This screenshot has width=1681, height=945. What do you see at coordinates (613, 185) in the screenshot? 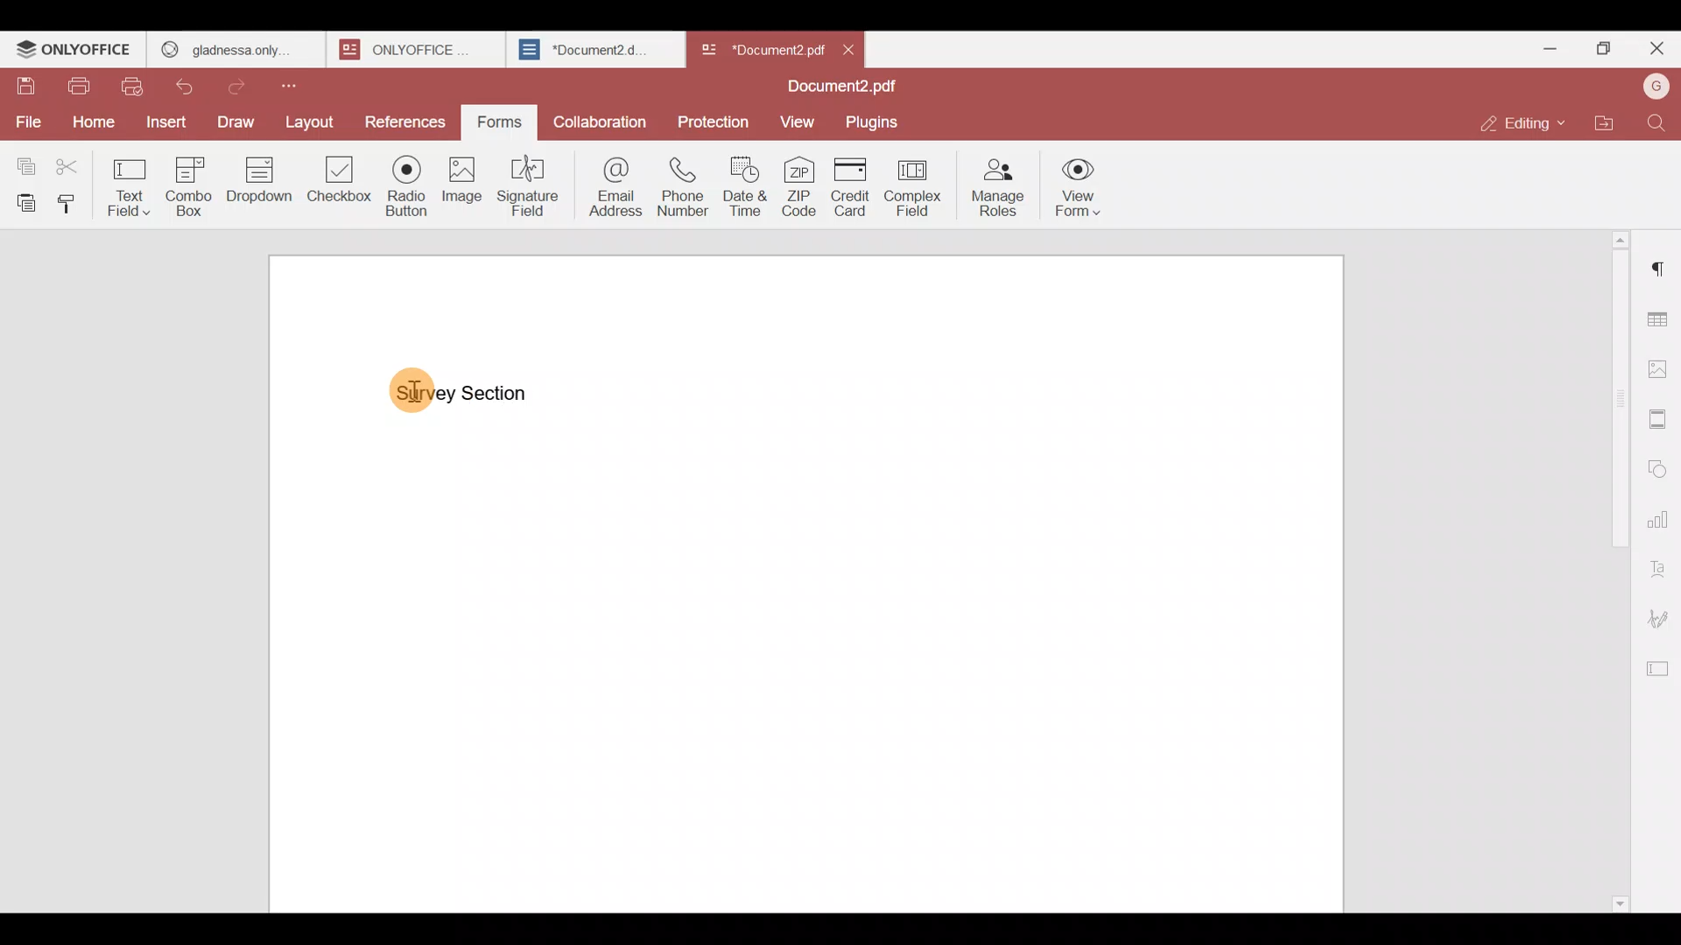
I see `Email address` at bounding box center [613, 185].